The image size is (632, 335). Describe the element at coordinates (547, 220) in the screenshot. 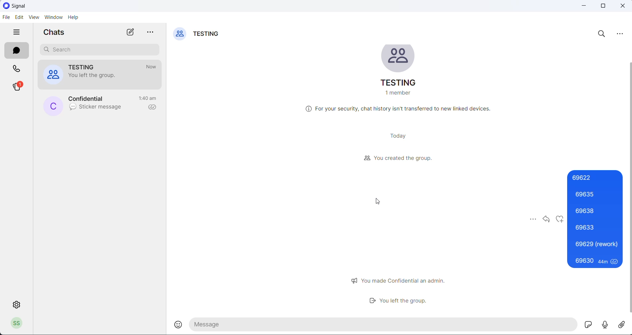

I see `reply` at that location.